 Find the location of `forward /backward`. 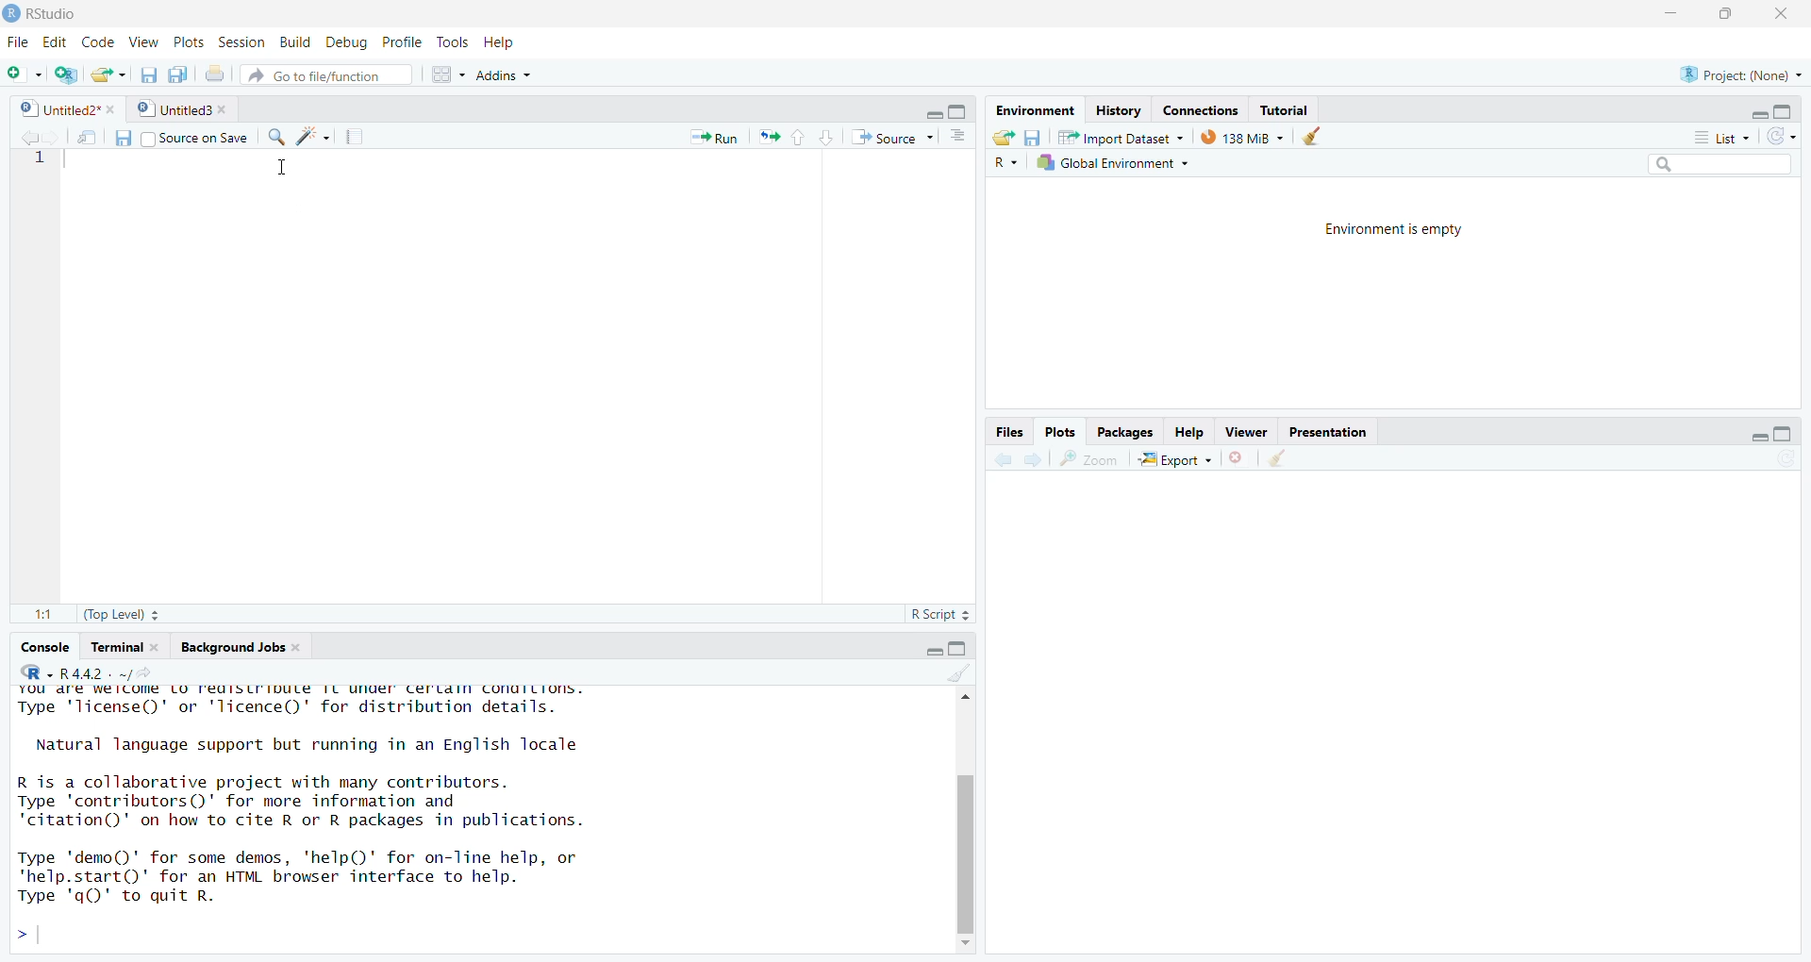

forward /backward is located at coordinates (1014, 459).